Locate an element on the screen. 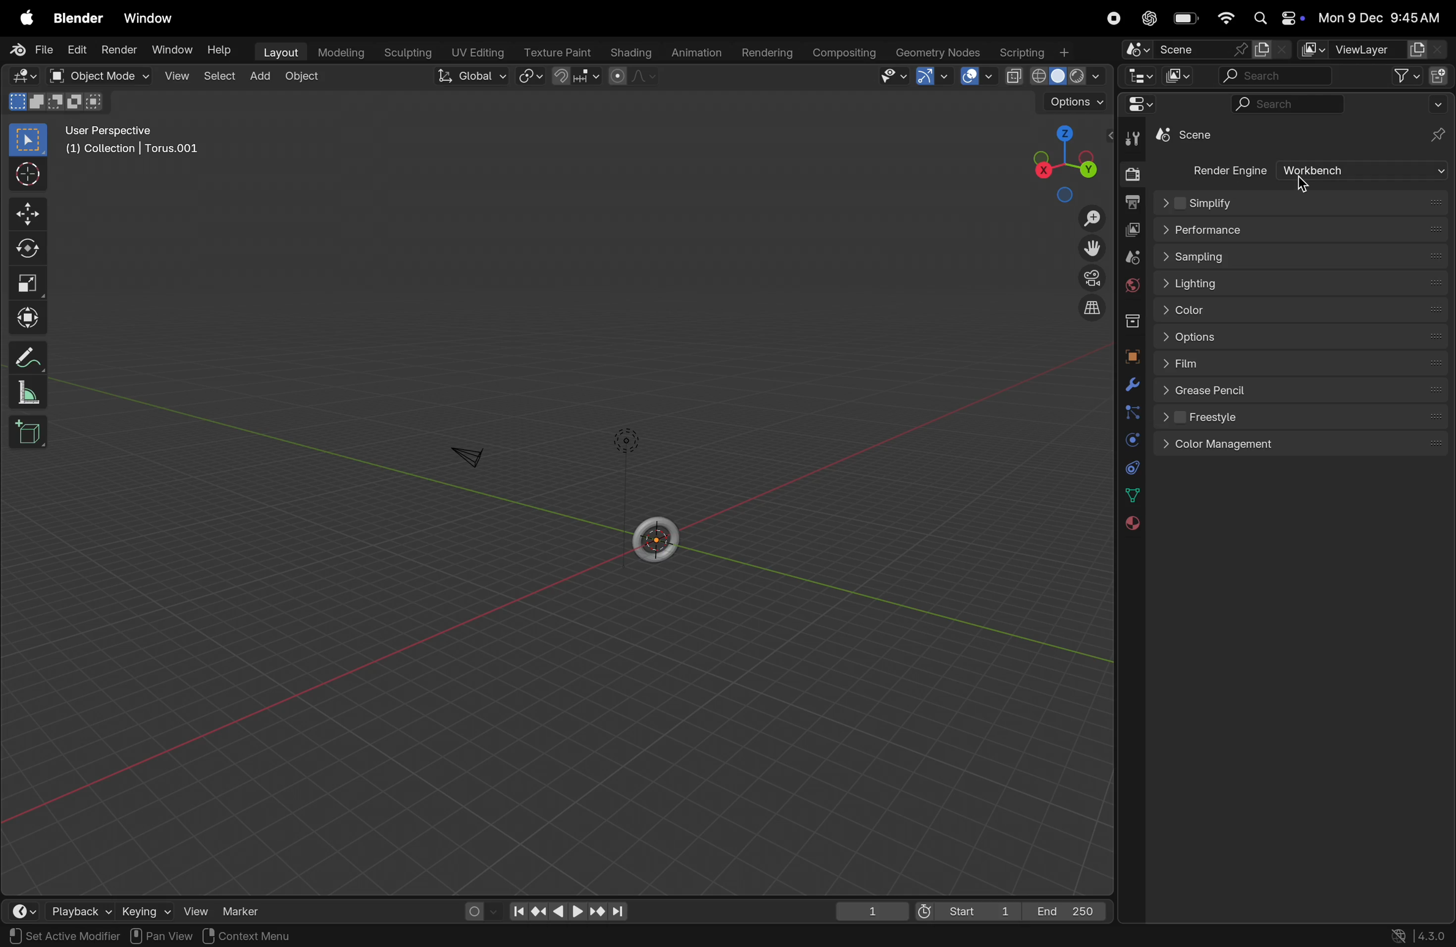 This screenshot has width=1456, height=947. material is located at coordinates (1136, 525).